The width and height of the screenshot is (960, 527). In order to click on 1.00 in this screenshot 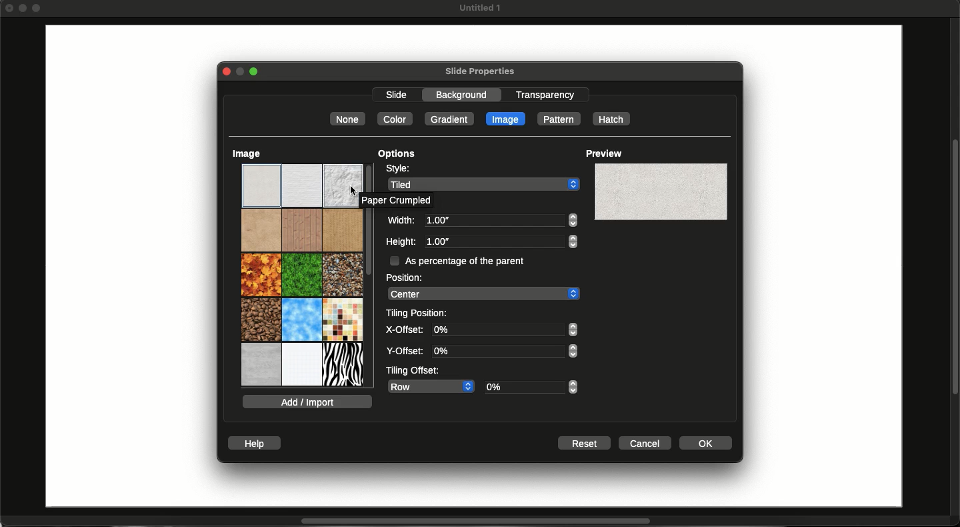, I will do `click(500, 241)`.